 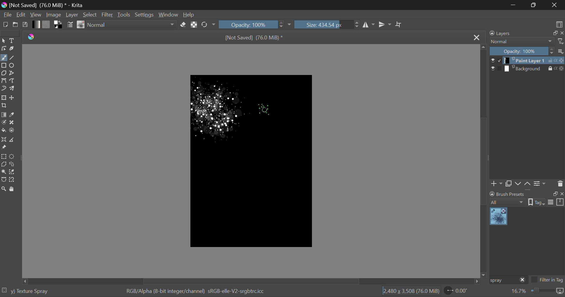 What do you see at coordinates (556, 61) in the screenshot?
I see `actions` at bounding box center [556, 61].